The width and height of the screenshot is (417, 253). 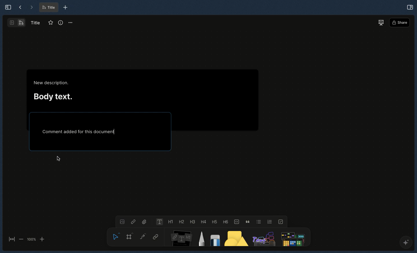 I want to click on Link, so click(x=133, y=221).